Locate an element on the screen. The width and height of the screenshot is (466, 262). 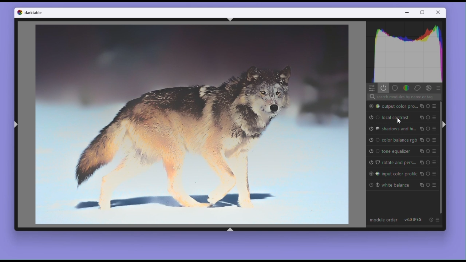
presets is located at coordinates (434, 163).